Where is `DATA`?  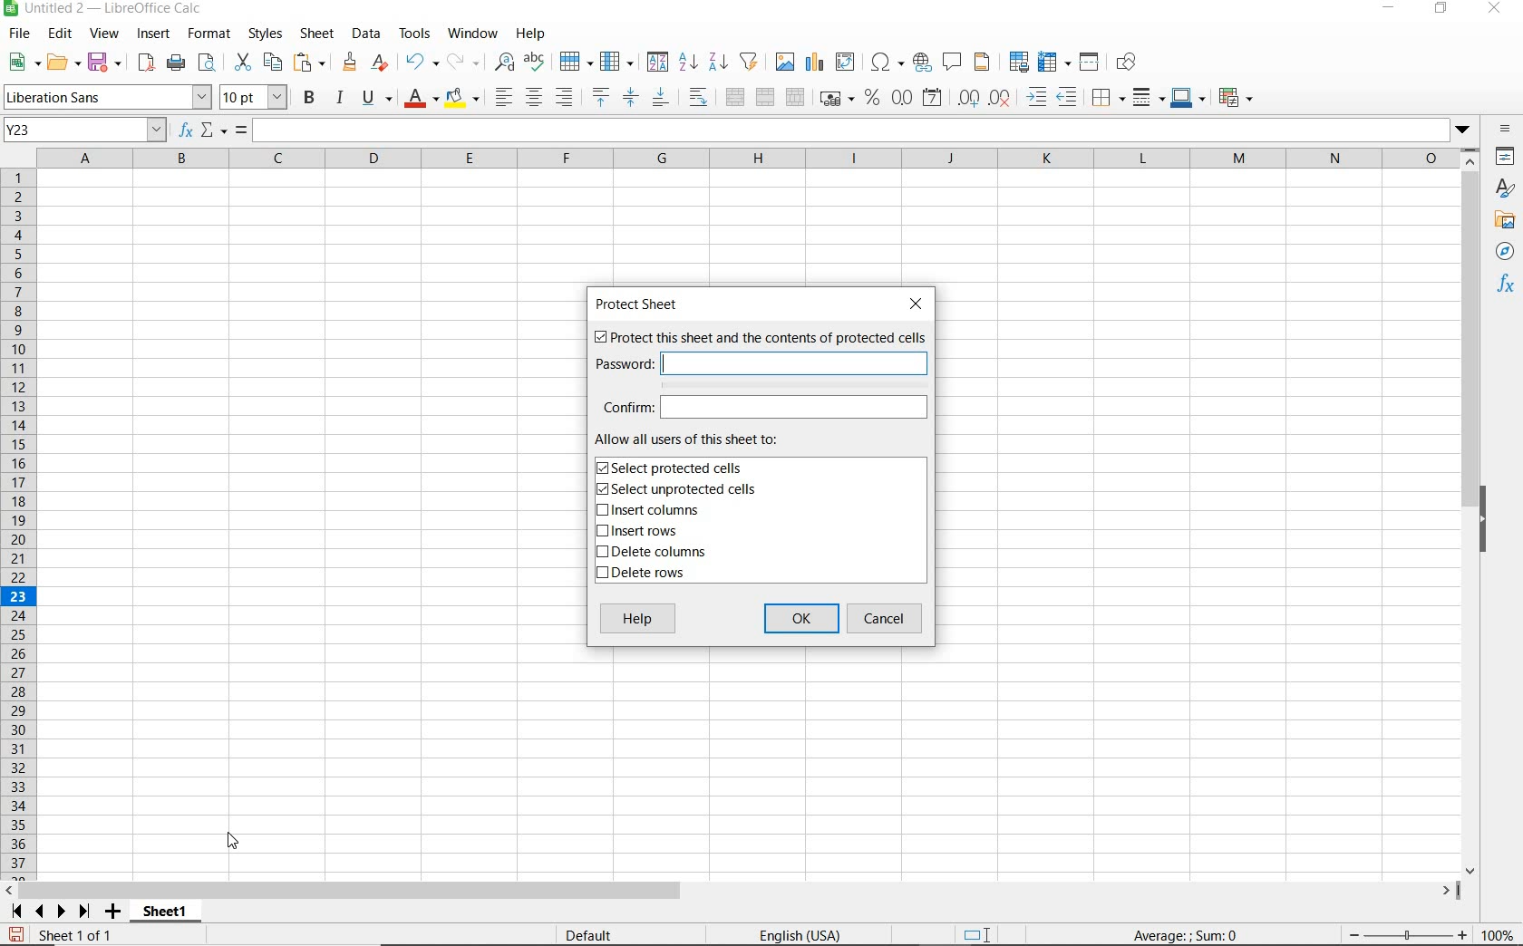
DATA is located at coordinates (366, 34).